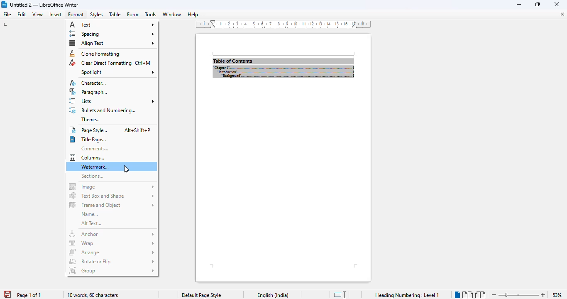 This screenshot has height=299, width=567. What do you see at coordinates (115, 14) in the screenshot?
I see `table` at bounding box center [115, 14].